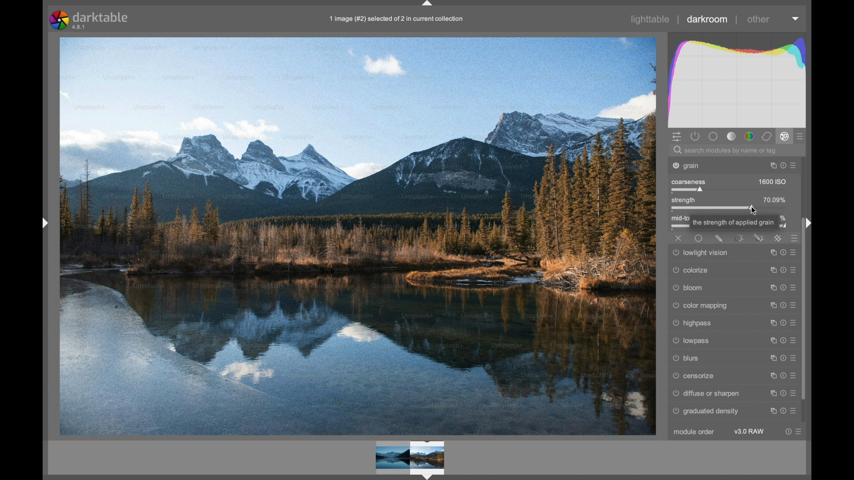  I want to click on grain, so click(696, 165).